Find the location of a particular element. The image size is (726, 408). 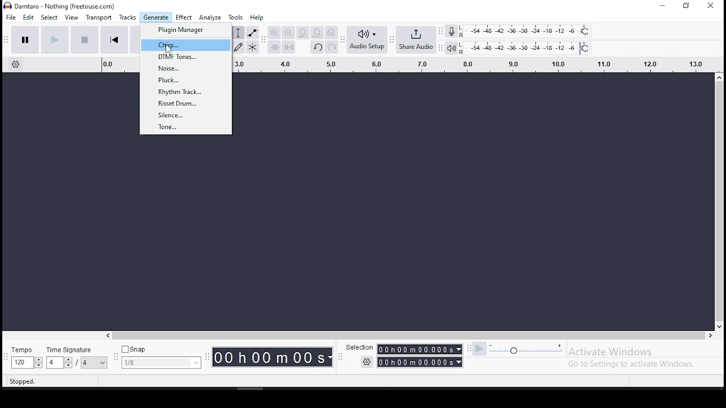

draw tool is located at coordinates (238, 47).